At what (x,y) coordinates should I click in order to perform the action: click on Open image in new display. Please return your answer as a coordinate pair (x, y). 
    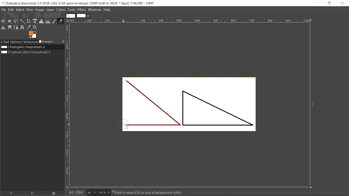
    Looking at the image, I should click on (31, 194).